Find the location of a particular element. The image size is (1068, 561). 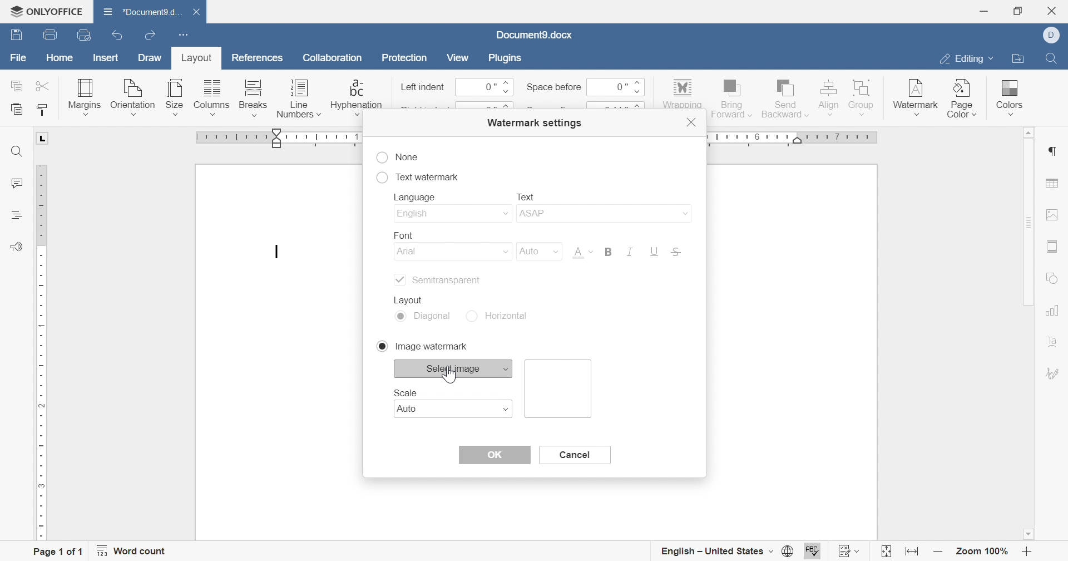

language is located at coordinates (418, 198).